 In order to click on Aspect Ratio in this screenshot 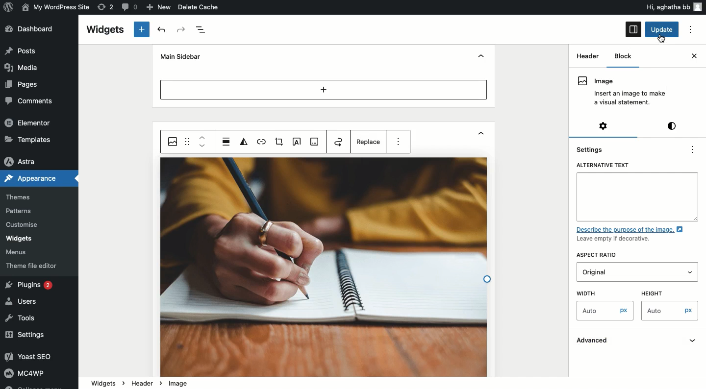, I will do `click(600, 255)`.